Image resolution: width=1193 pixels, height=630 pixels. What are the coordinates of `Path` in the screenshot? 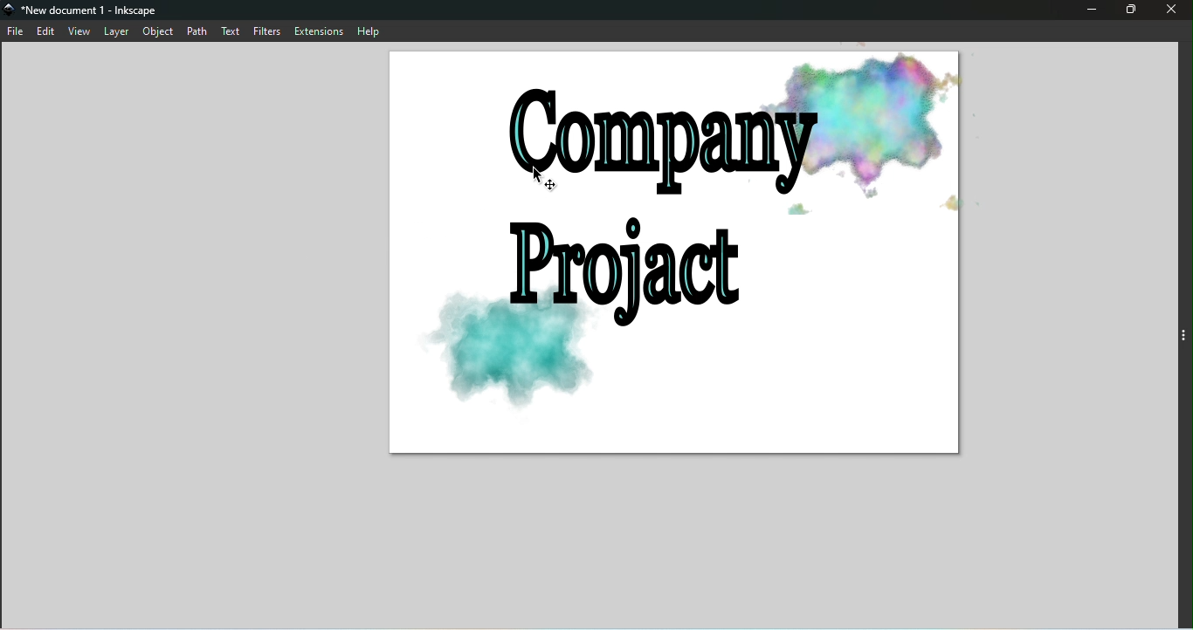 It's located at (197, 31).